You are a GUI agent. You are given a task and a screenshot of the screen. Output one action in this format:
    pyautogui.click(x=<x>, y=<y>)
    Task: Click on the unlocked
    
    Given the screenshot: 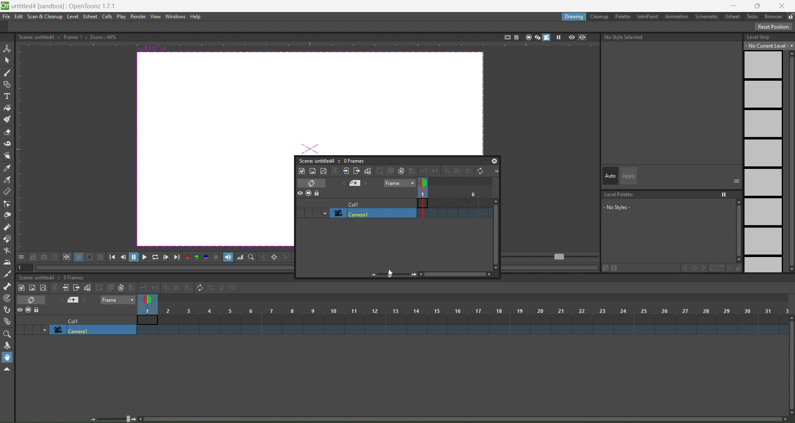 What is the action you would take?
    pyautogui.click(x=790, y=15)
    